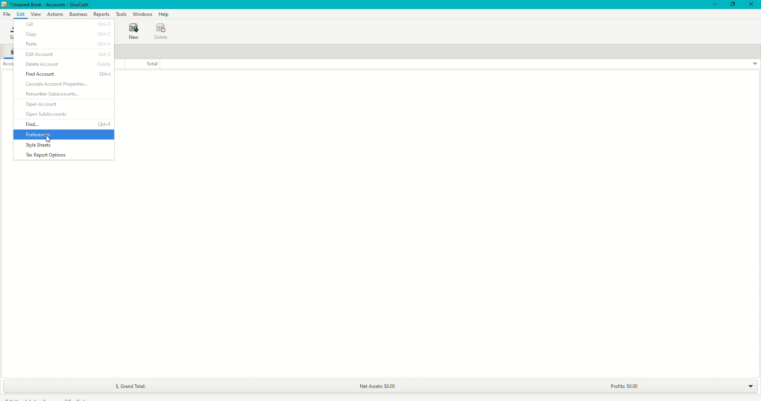  Describe the element at coordinates (755, 64) in the screenshot. I see `Drop down` at that location.